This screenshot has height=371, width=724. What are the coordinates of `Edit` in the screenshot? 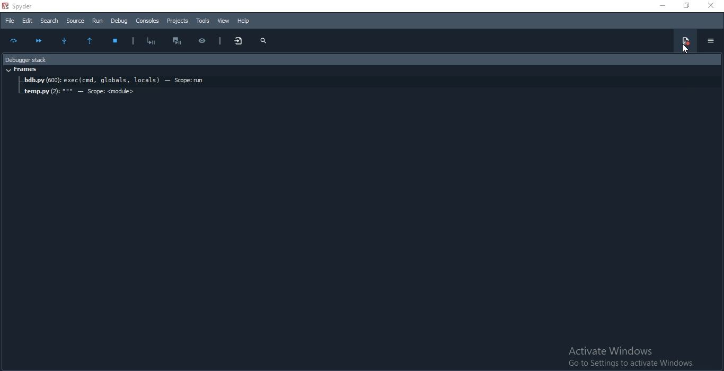 It's located at (27, 21).